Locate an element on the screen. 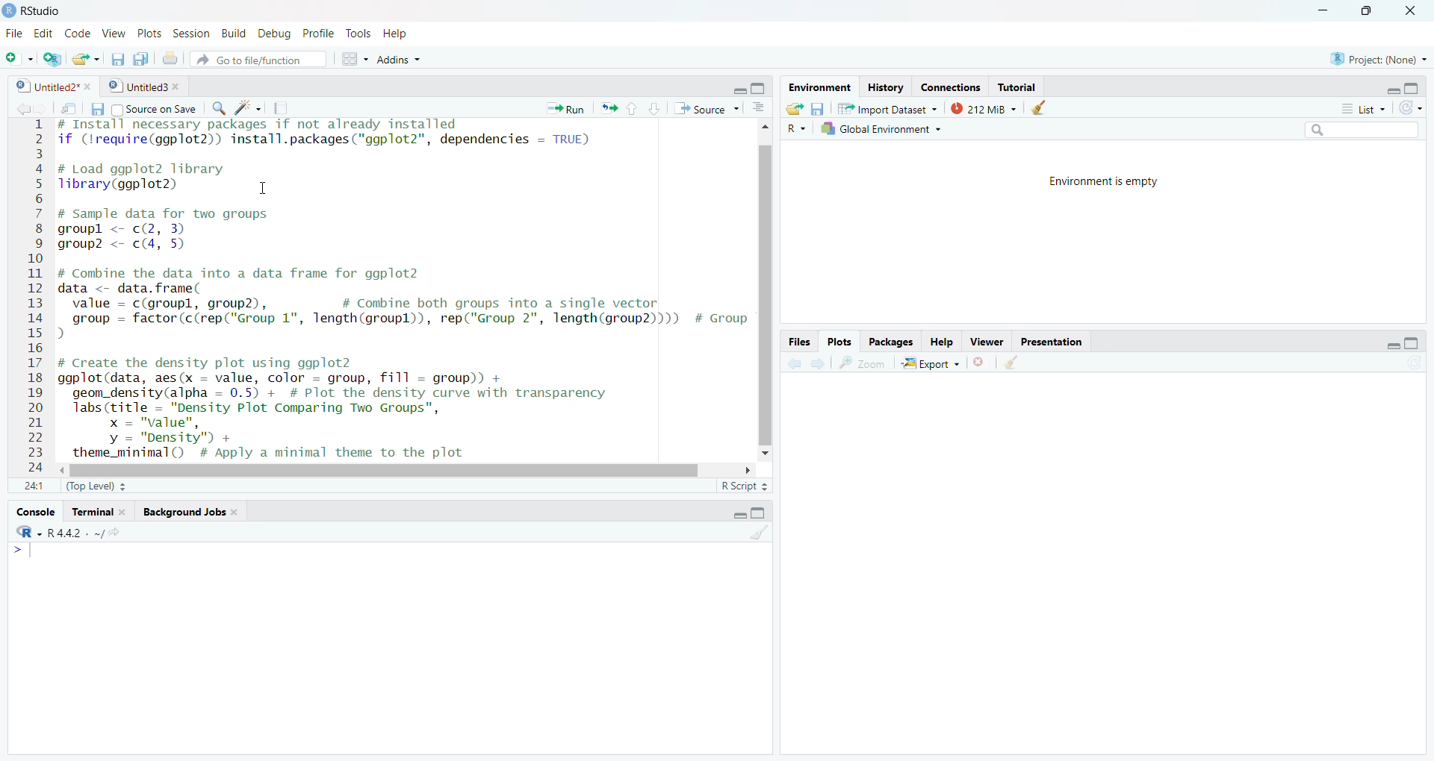 Image resolution: width=1434 pixels, height=761 pixels.  is located at coordinates (27, 552).